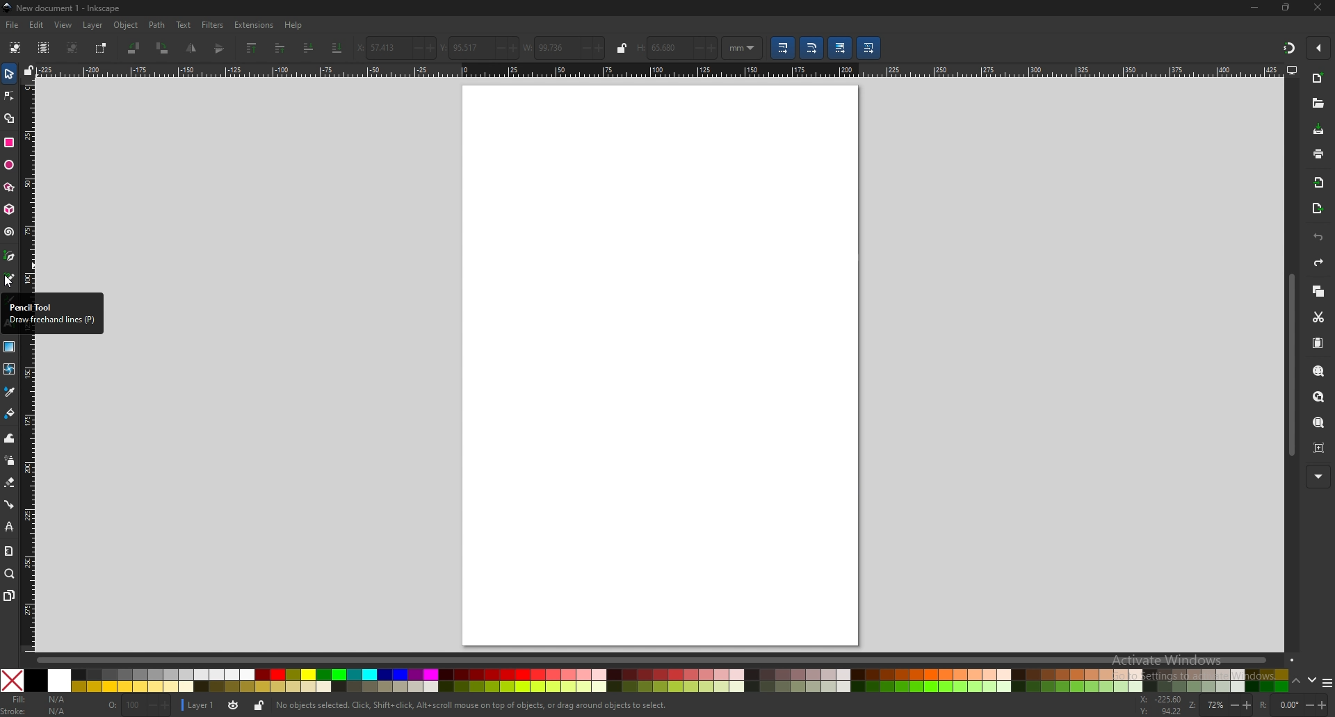  What do you see at coordinates (126, 25) in the screenshot?
I see `object` at bounding box center [126, 25].